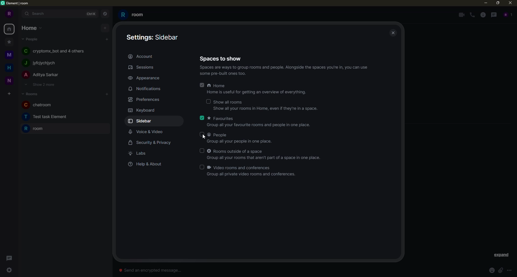 The width and height of the screenshot is (517, 277). I want to click on notifications, so click(146, 89).